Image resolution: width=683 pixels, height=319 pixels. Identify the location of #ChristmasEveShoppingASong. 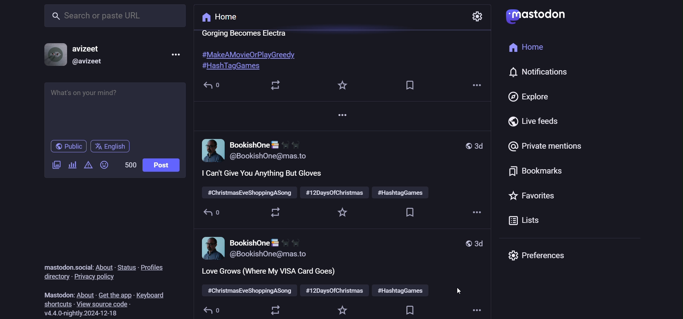
(249, 193).